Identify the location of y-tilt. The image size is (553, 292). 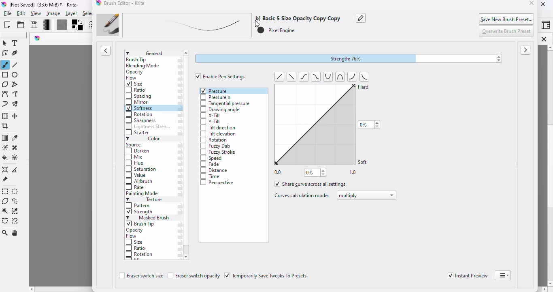
(211, 122).